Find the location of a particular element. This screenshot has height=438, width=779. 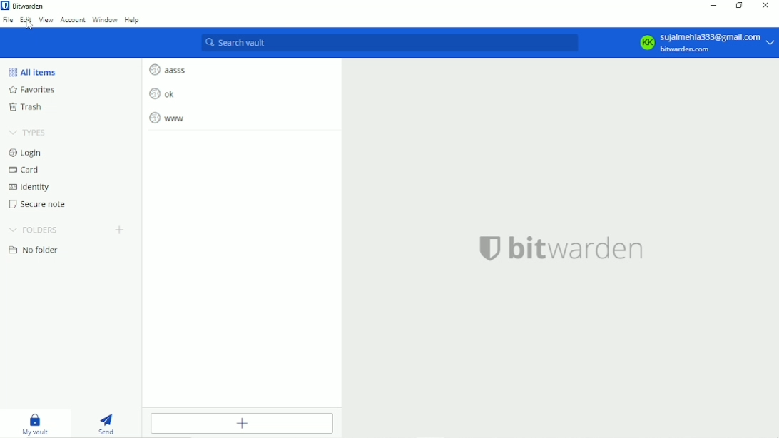

Types is located at coordinates (29, 131).